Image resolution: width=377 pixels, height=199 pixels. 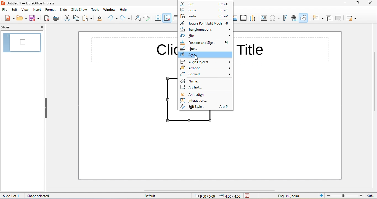 I want to click on help, so click(x=124, y=10).